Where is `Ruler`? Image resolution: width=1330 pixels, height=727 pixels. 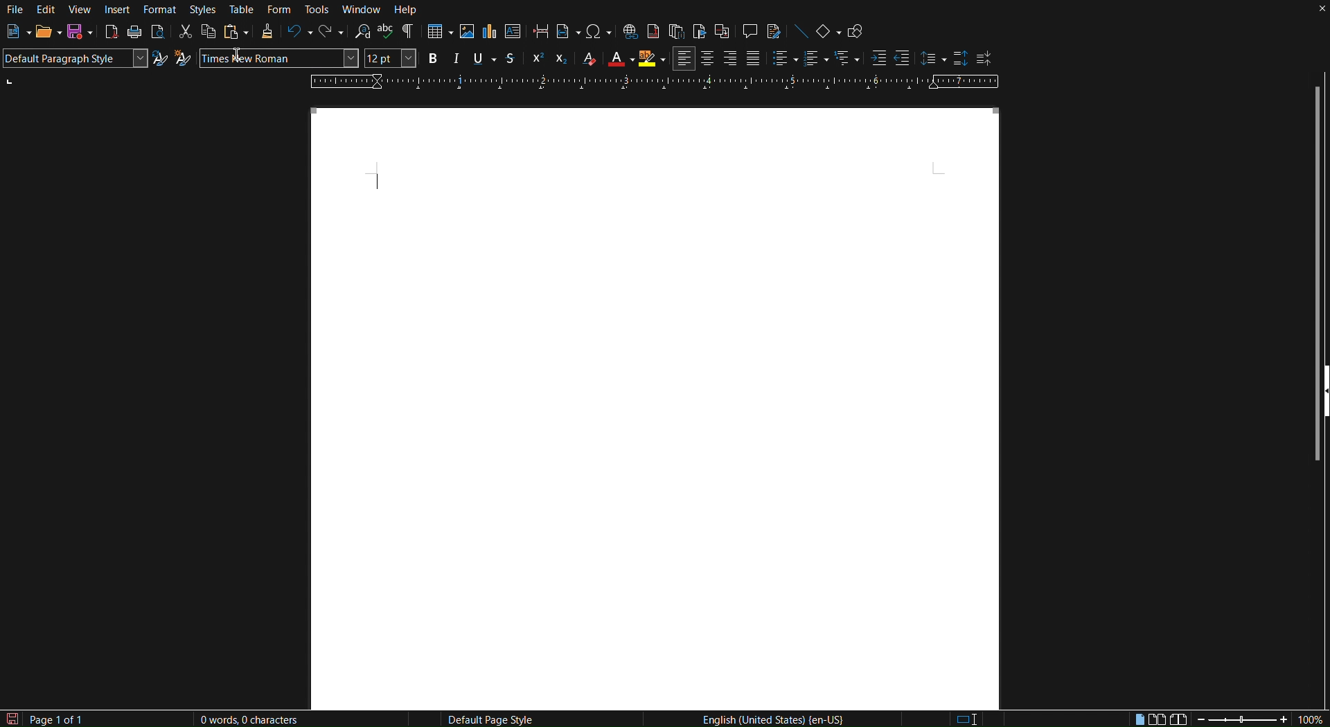
Ruler is located at coordinates (655, 81).